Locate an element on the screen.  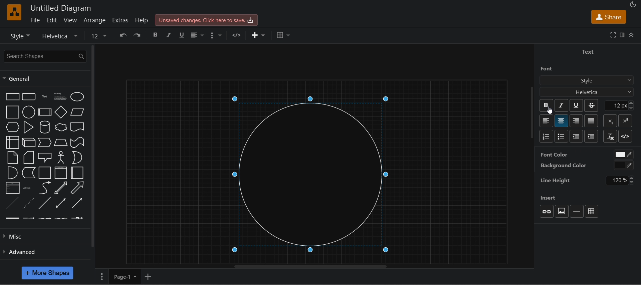
circle is located at coordinates (29, 112).